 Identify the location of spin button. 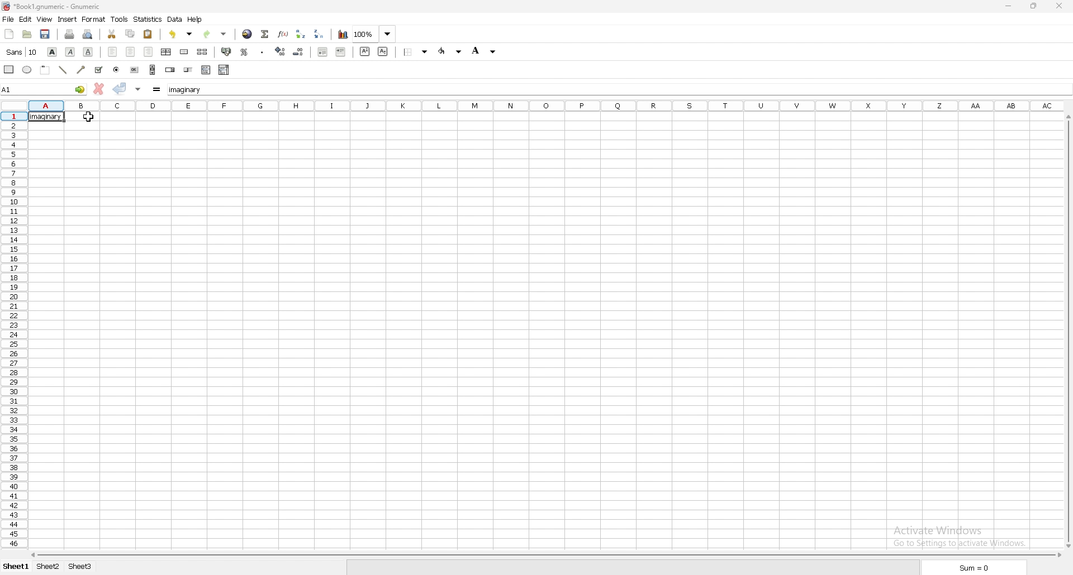
(170, 70).